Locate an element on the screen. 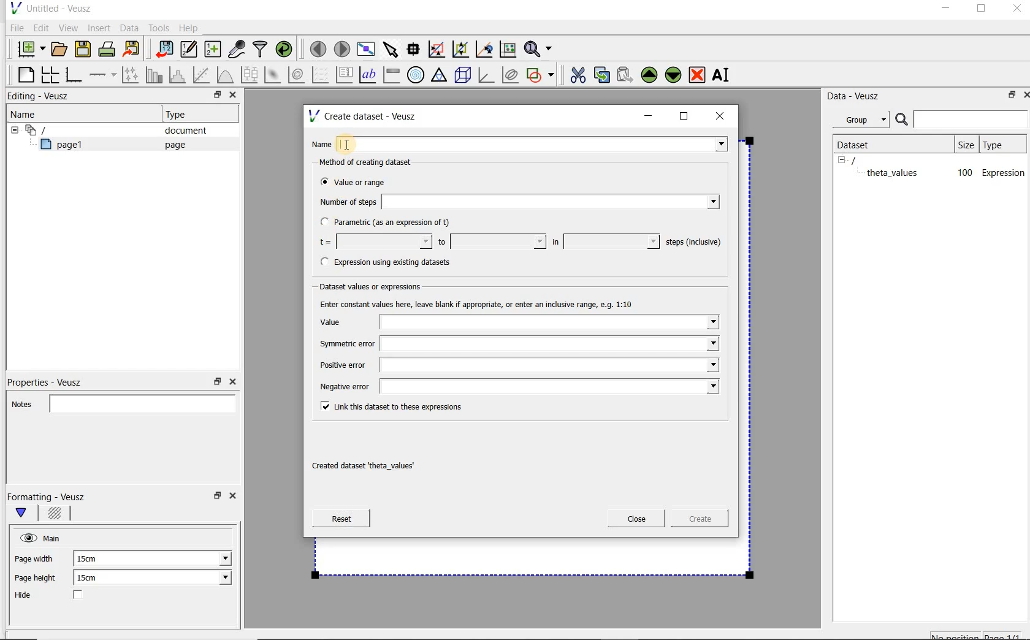  new document is located at coordinates (28, 47).